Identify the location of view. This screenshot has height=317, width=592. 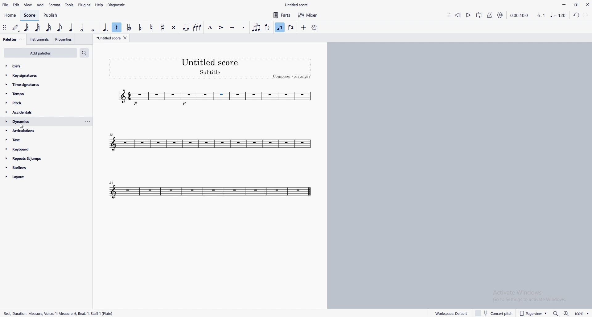
(28, 5).